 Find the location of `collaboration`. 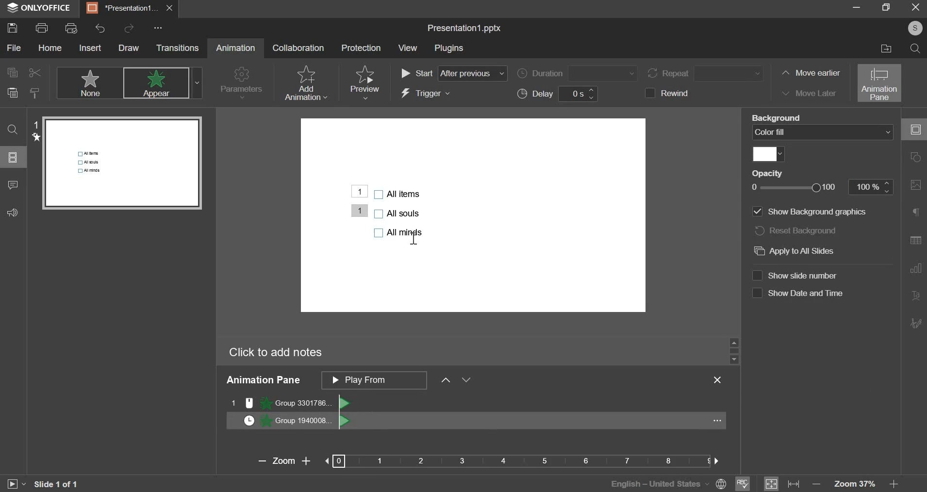

collaboration is located at coordinates (298, 47).